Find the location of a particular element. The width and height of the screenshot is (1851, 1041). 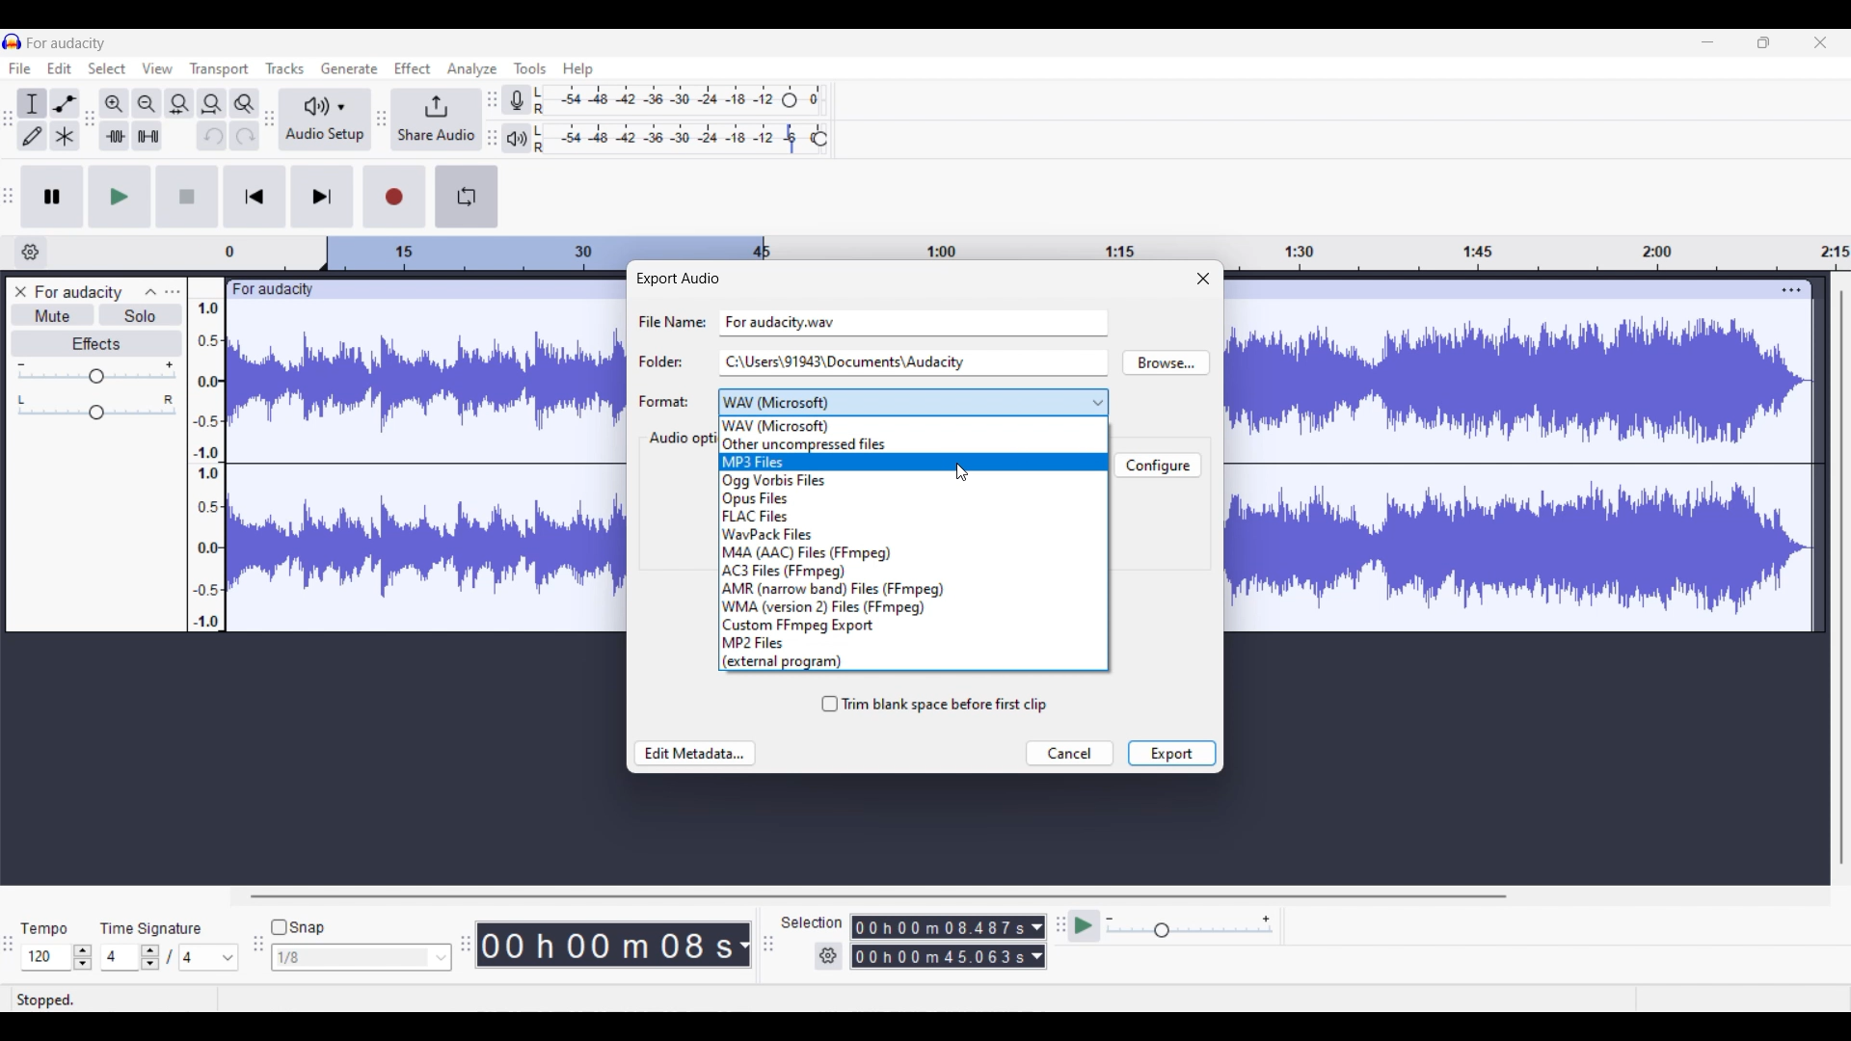

Scale to measure intensty if sound is located at coordinates (206, 466).